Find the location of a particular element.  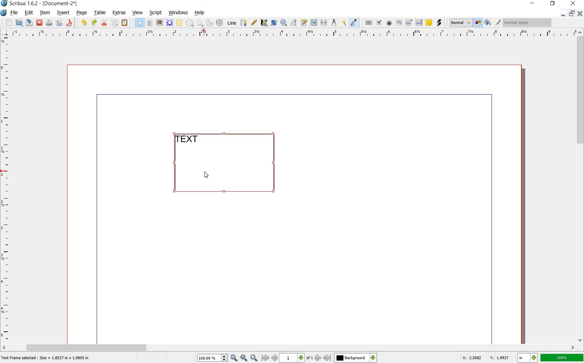

ruler is located at coordinates (6, 189).